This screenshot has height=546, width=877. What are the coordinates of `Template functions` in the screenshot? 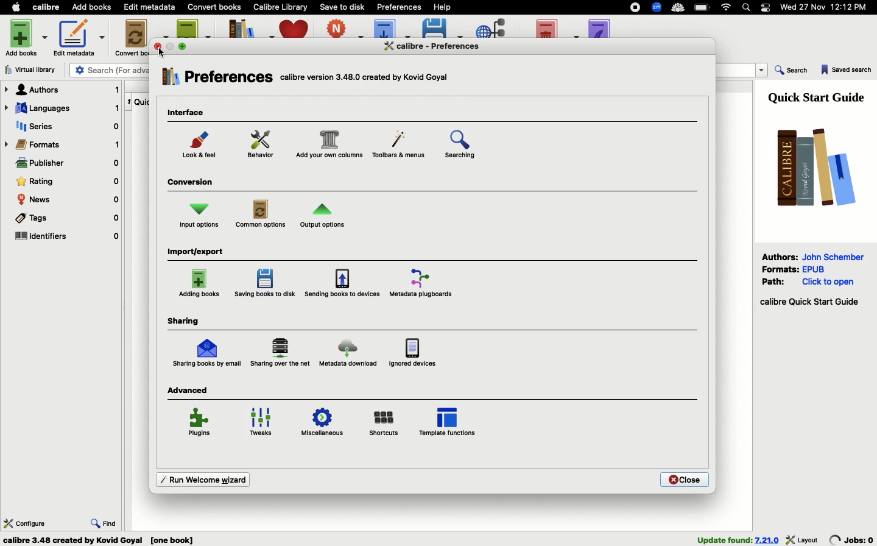 It's located at (448, 421).